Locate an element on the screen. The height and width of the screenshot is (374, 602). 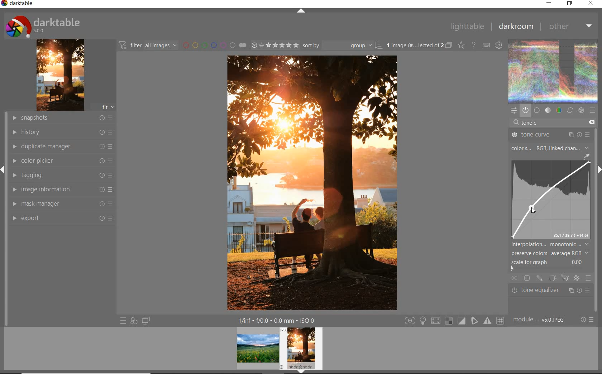
define keyboard shortcuts is located at coordinates (500, 45).